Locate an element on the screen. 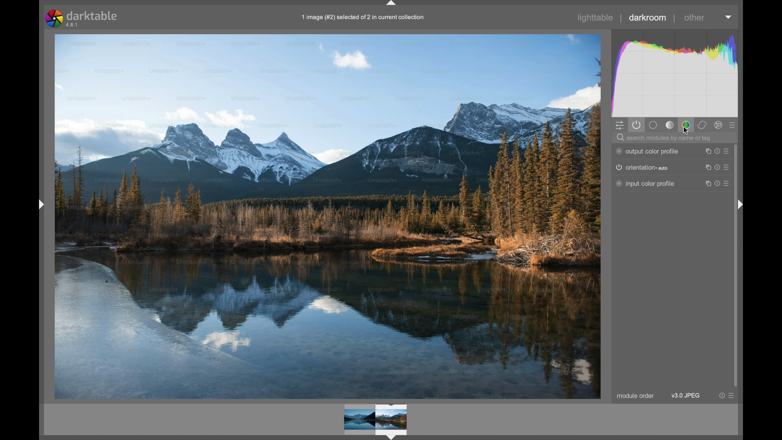 The width and height of the screenshot is (782, 440). output color profile is located at coordinates (648, 152).